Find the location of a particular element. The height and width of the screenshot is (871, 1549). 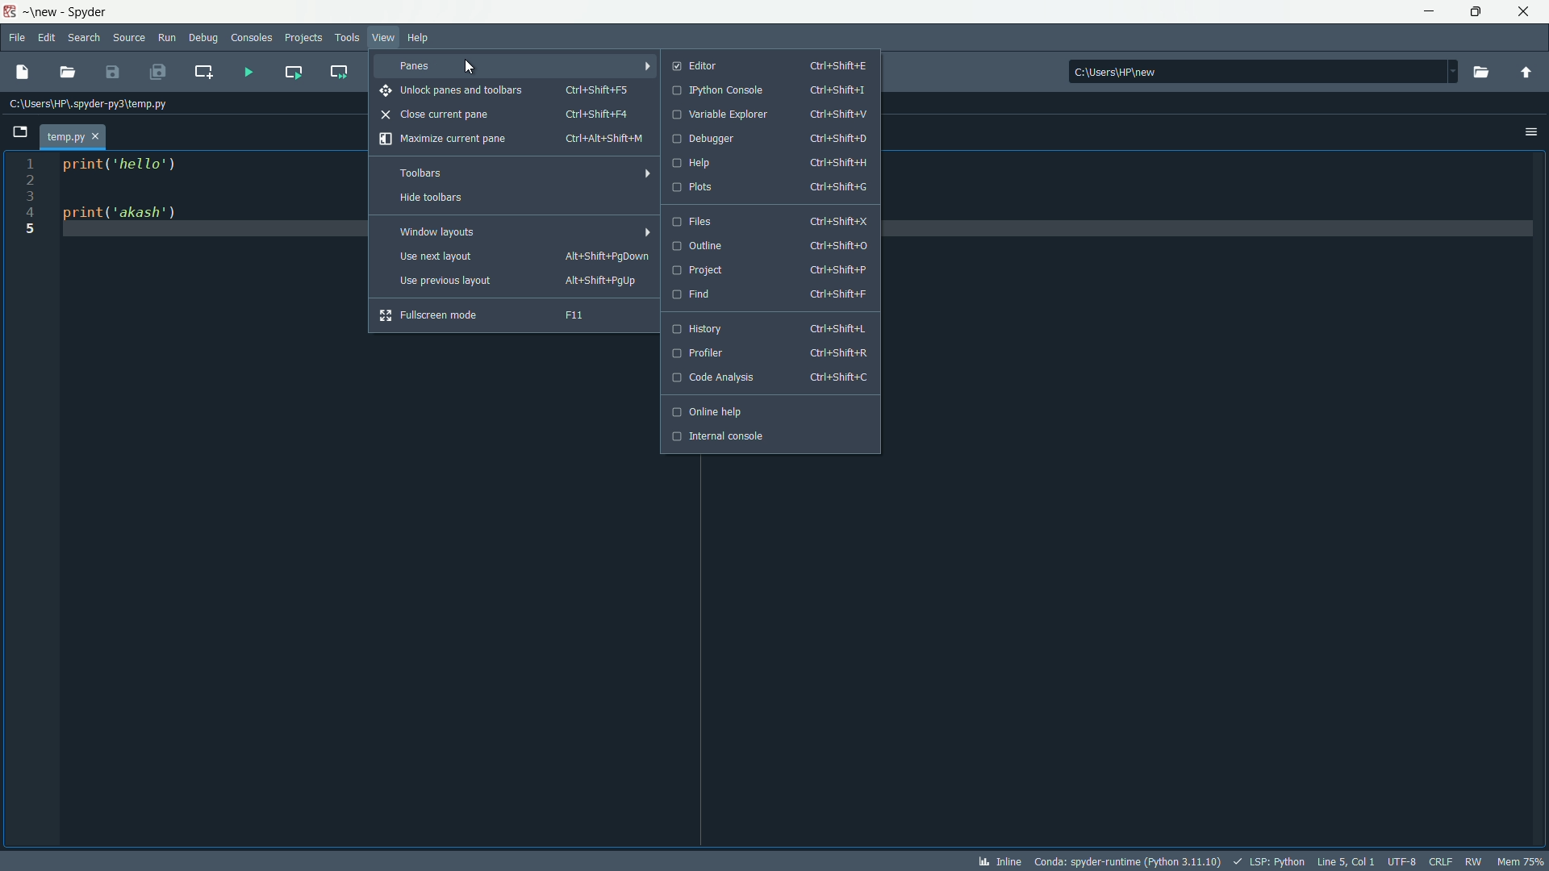

save file is located at coordinates (112, 73).